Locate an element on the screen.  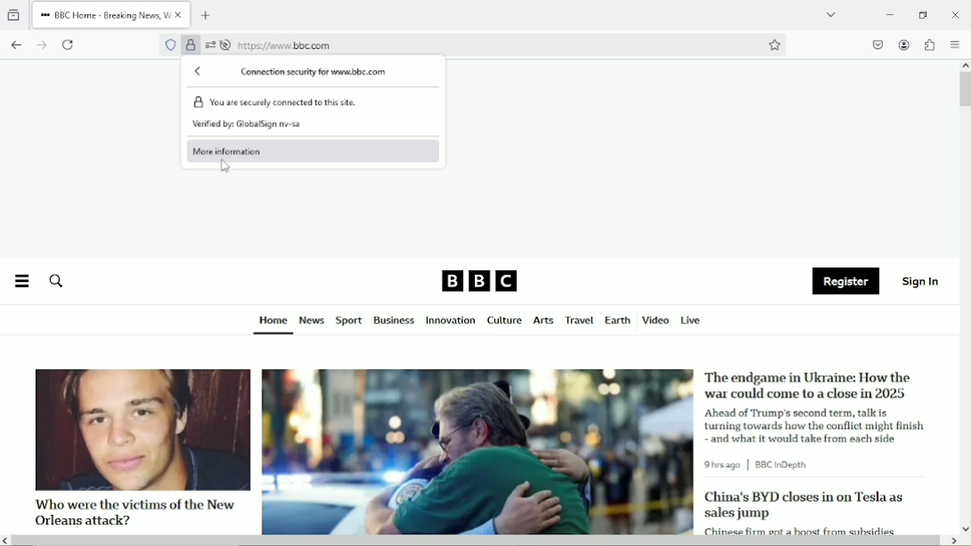
Minimize is located at coordinates (888, 14).